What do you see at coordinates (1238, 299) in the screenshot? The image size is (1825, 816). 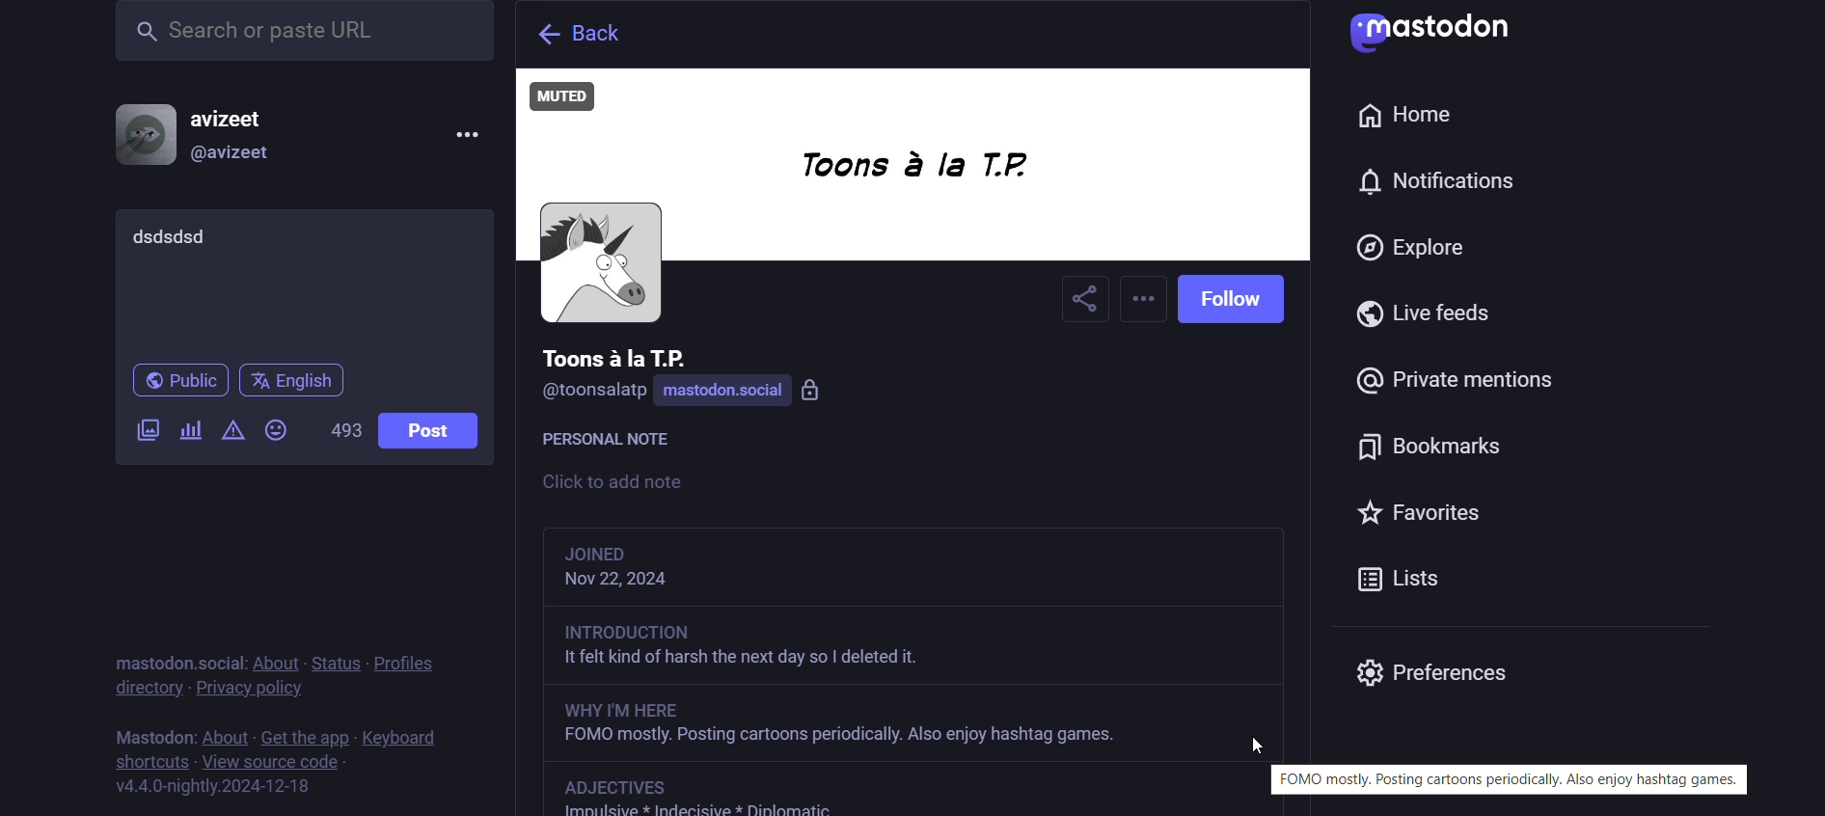 I see `follow` at bounding box center [1238, 299].